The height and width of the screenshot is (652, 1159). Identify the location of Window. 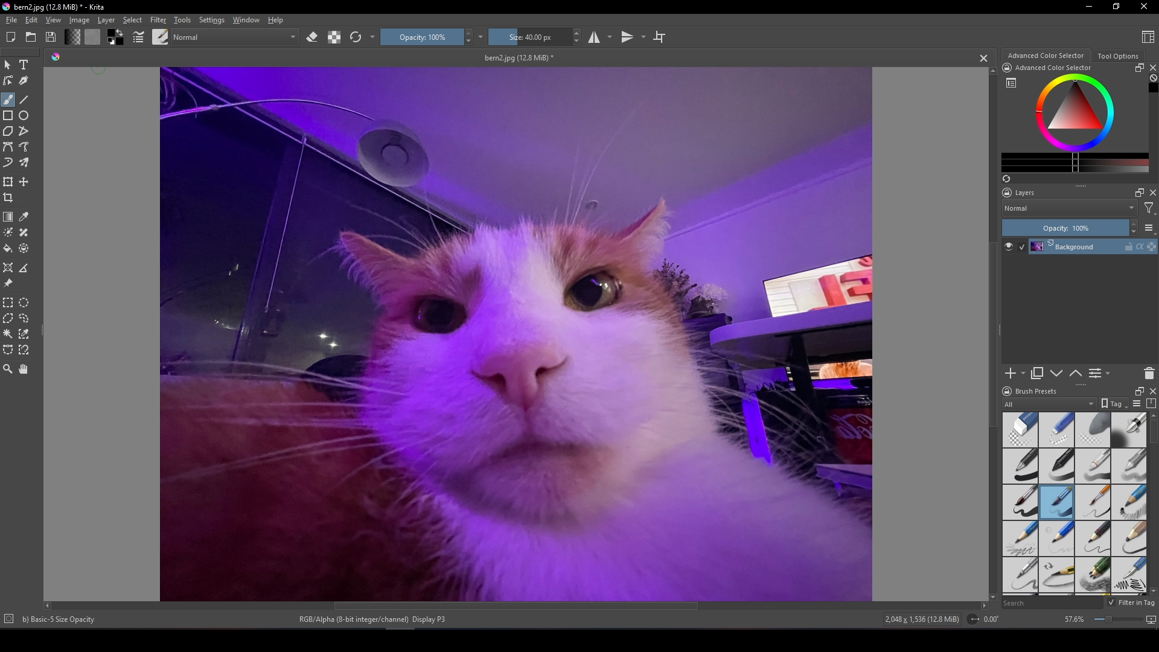
(246, 21).